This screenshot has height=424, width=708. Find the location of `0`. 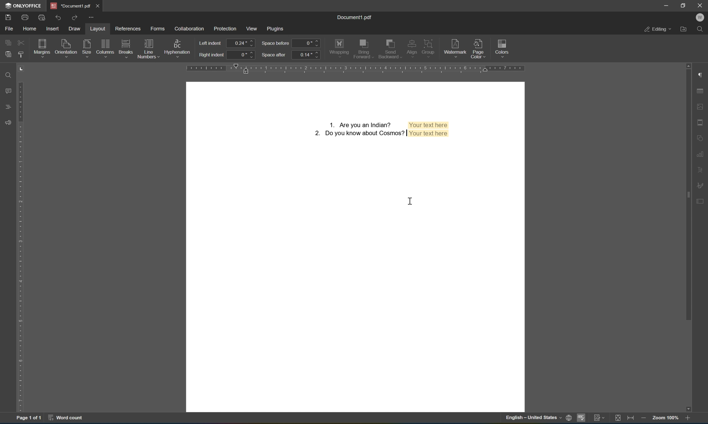

0 is located at coordinates (307, 43).